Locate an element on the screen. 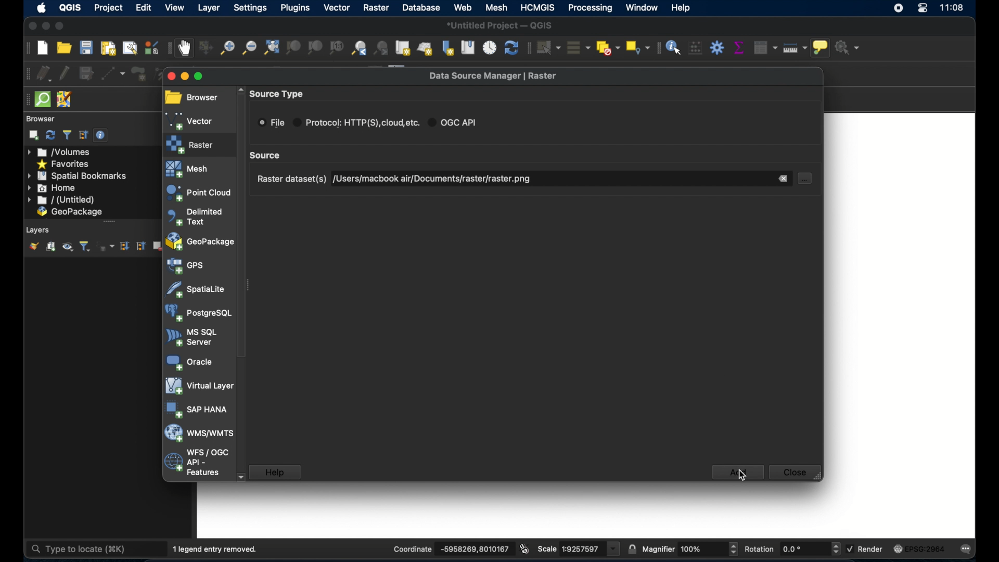 Image resolution: width=999 pixels, height=562 pixels. virtual layer is located at coordinates (199, 385).